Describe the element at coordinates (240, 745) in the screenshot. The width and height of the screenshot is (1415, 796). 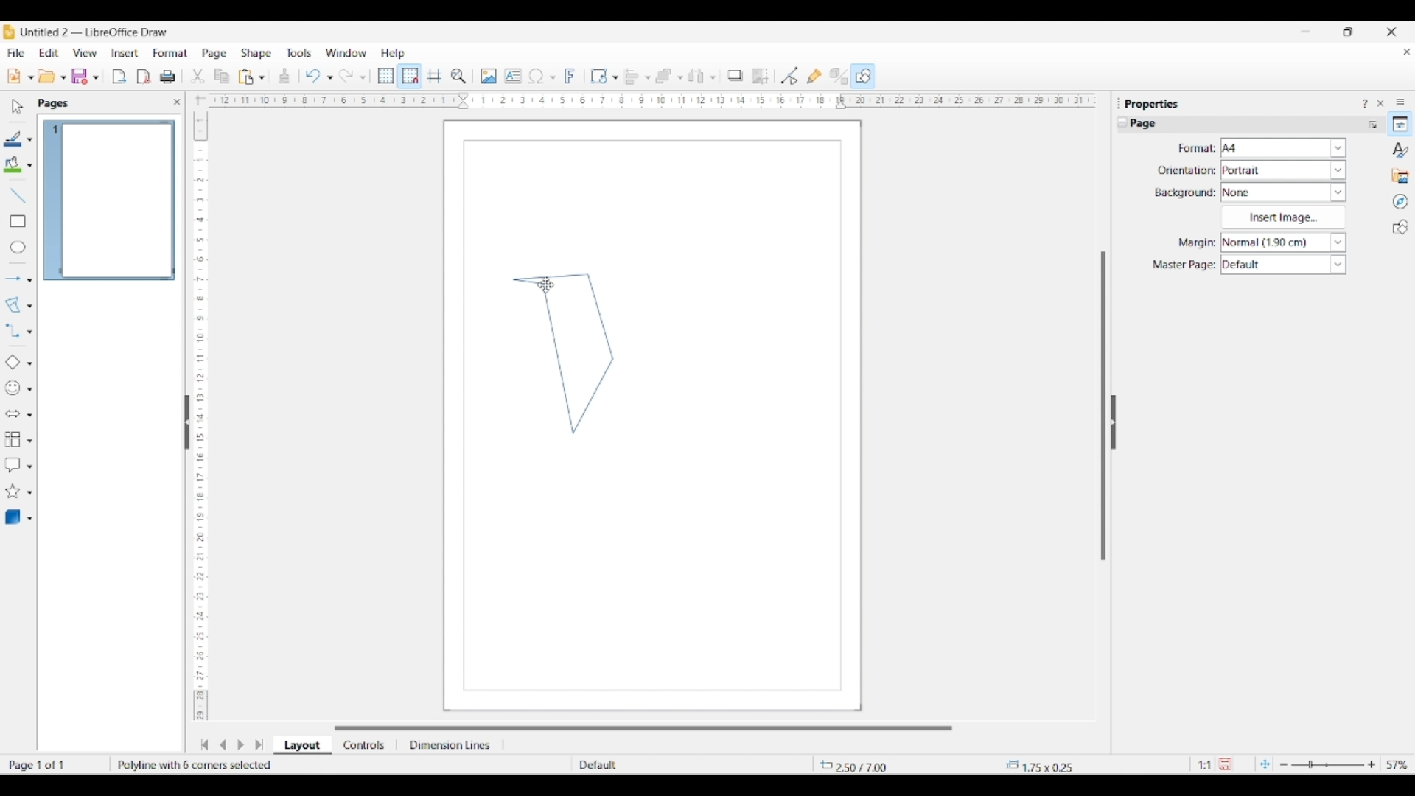
I see `Move to next slide` at that location.